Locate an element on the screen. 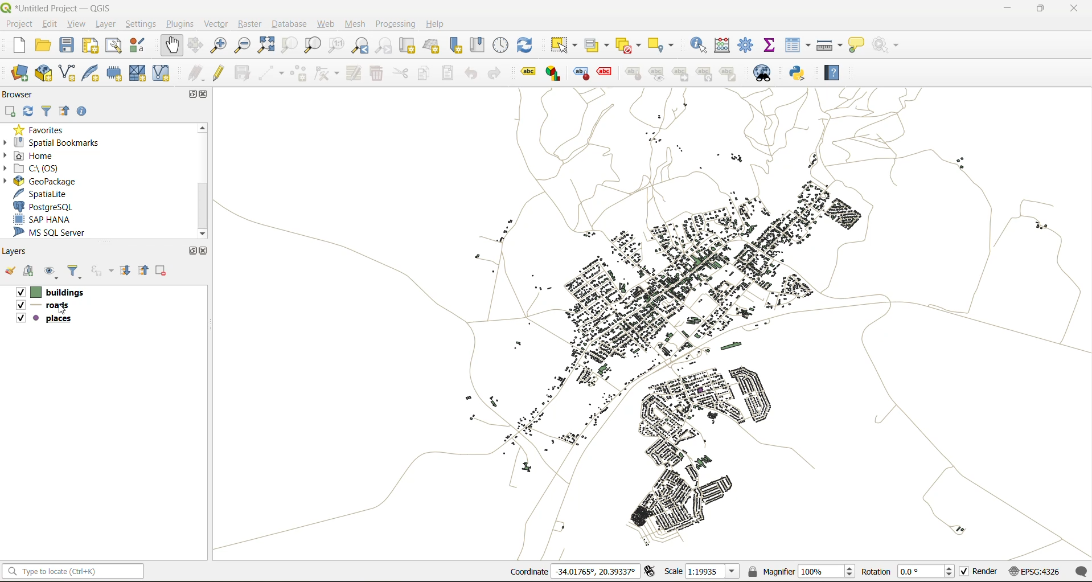  zoom last is located at coordinates (360, 46).